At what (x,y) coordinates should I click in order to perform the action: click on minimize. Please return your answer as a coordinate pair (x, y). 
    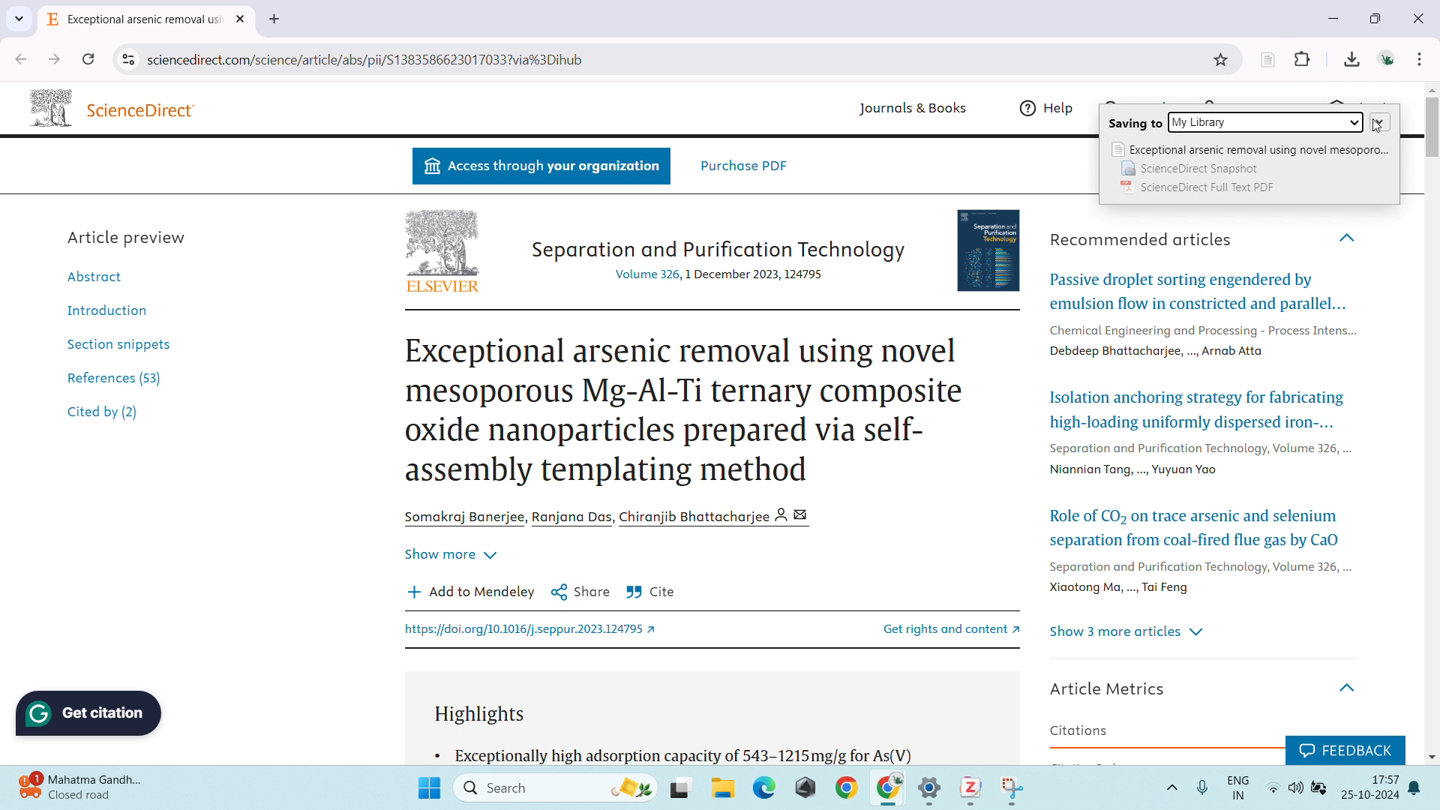
    Looking at the image, I should click on (1332, 18).